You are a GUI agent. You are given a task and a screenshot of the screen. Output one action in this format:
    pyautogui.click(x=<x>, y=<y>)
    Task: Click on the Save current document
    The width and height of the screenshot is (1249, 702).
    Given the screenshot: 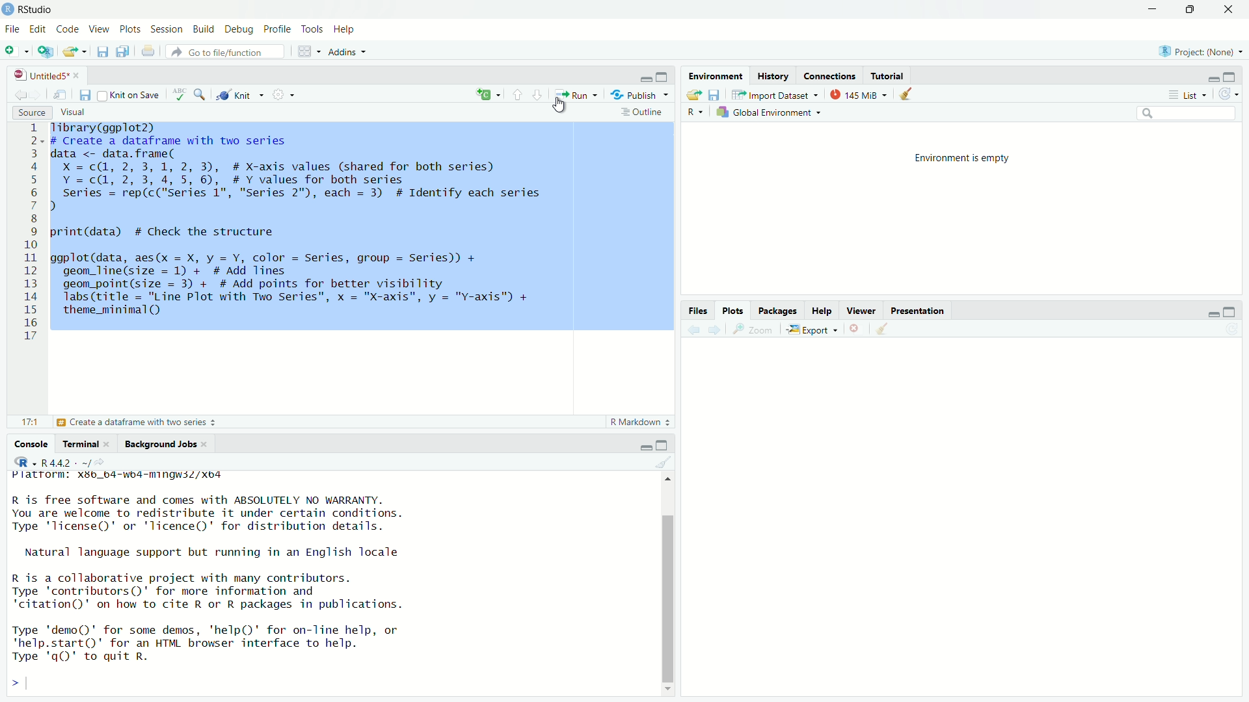 What is the action you would take?
    pyautogui.click(x=105, y=52)
    